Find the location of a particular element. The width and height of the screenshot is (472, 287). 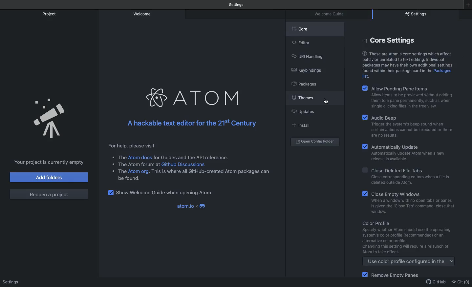

cursor is located at coordinates (327, 102).